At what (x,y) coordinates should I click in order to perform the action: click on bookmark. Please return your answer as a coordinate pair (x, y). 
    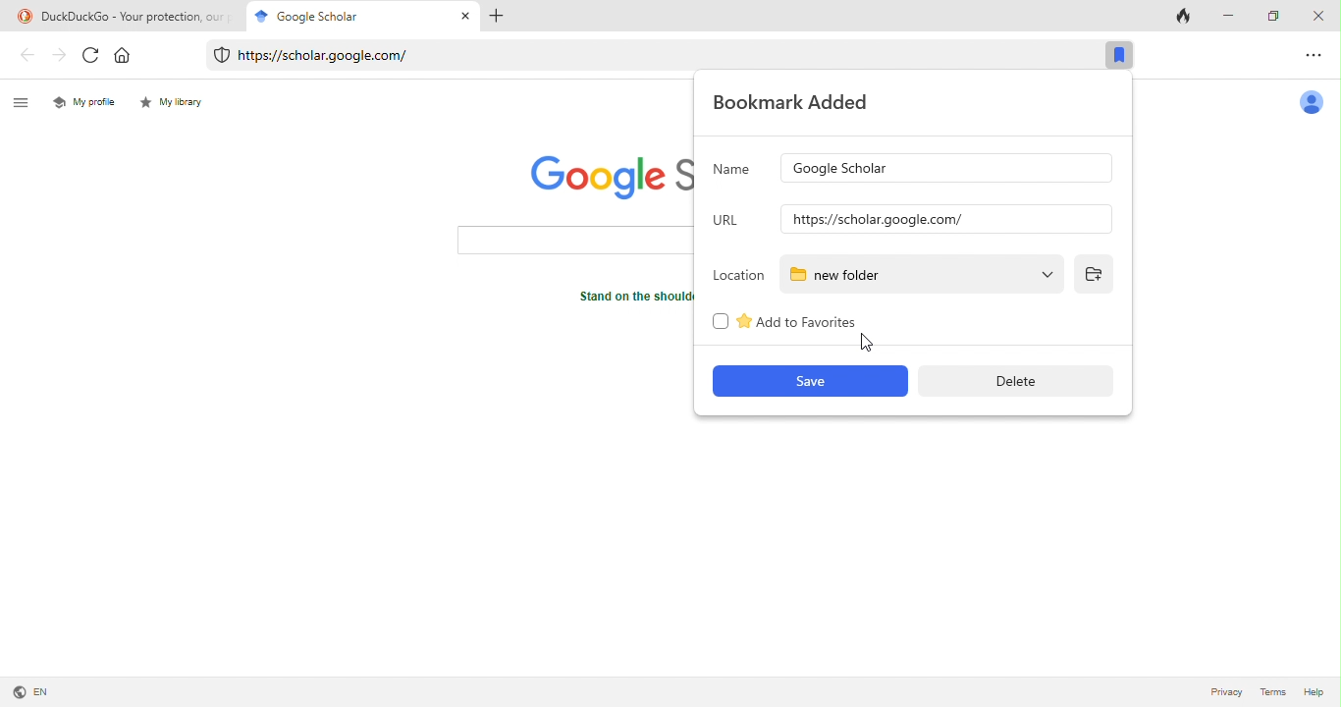
    Looking at the image, I should click on (1119, 56).